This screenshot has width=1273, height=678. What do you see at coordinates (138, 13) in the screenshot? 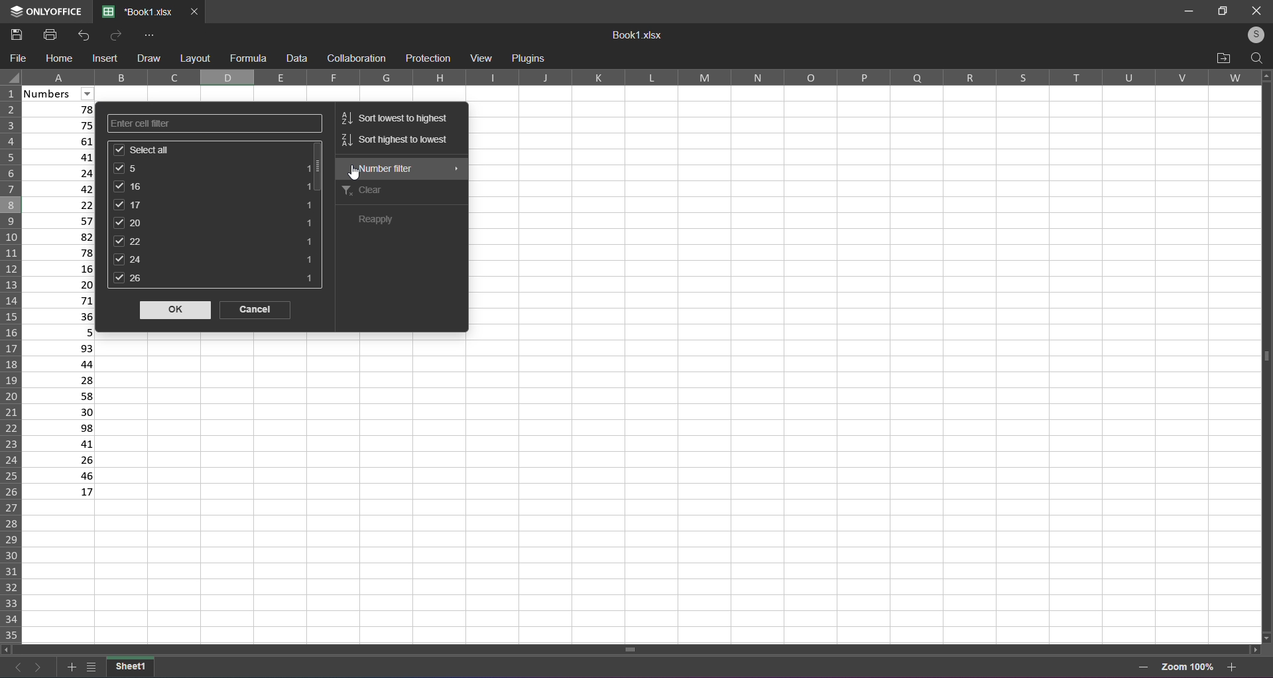
I see `*Book1.xlsx` at bounding box center [138, 13].